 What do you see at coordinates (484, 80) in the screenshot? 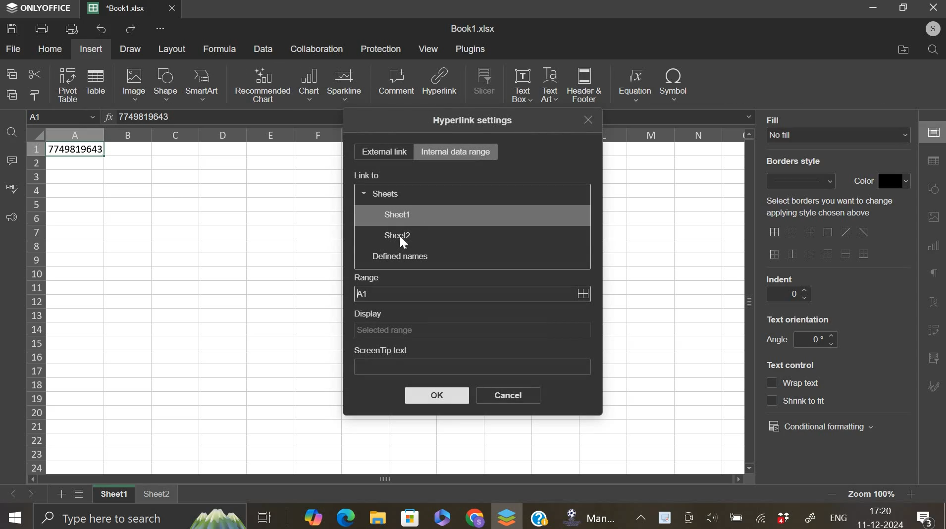
I see `slicer` at bounding box center [484, 80].